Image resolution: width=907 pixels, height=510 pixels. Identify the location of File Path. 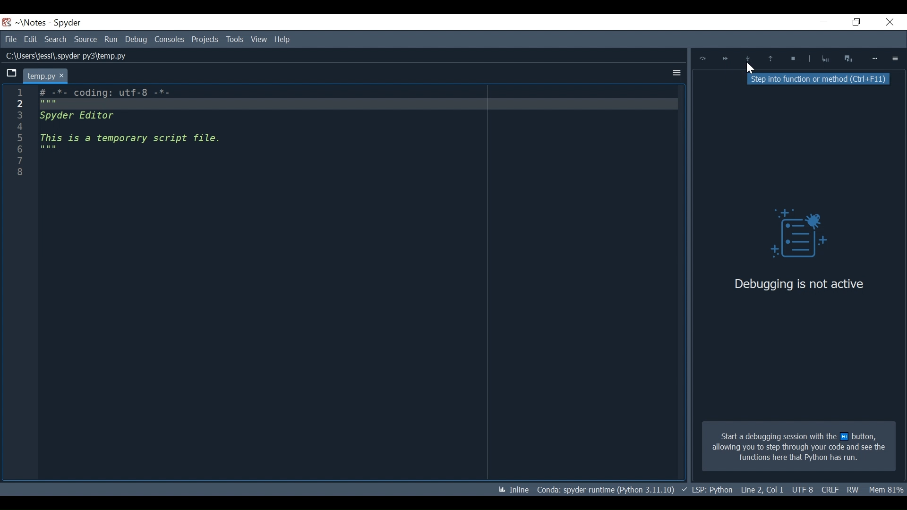
(64, 56).